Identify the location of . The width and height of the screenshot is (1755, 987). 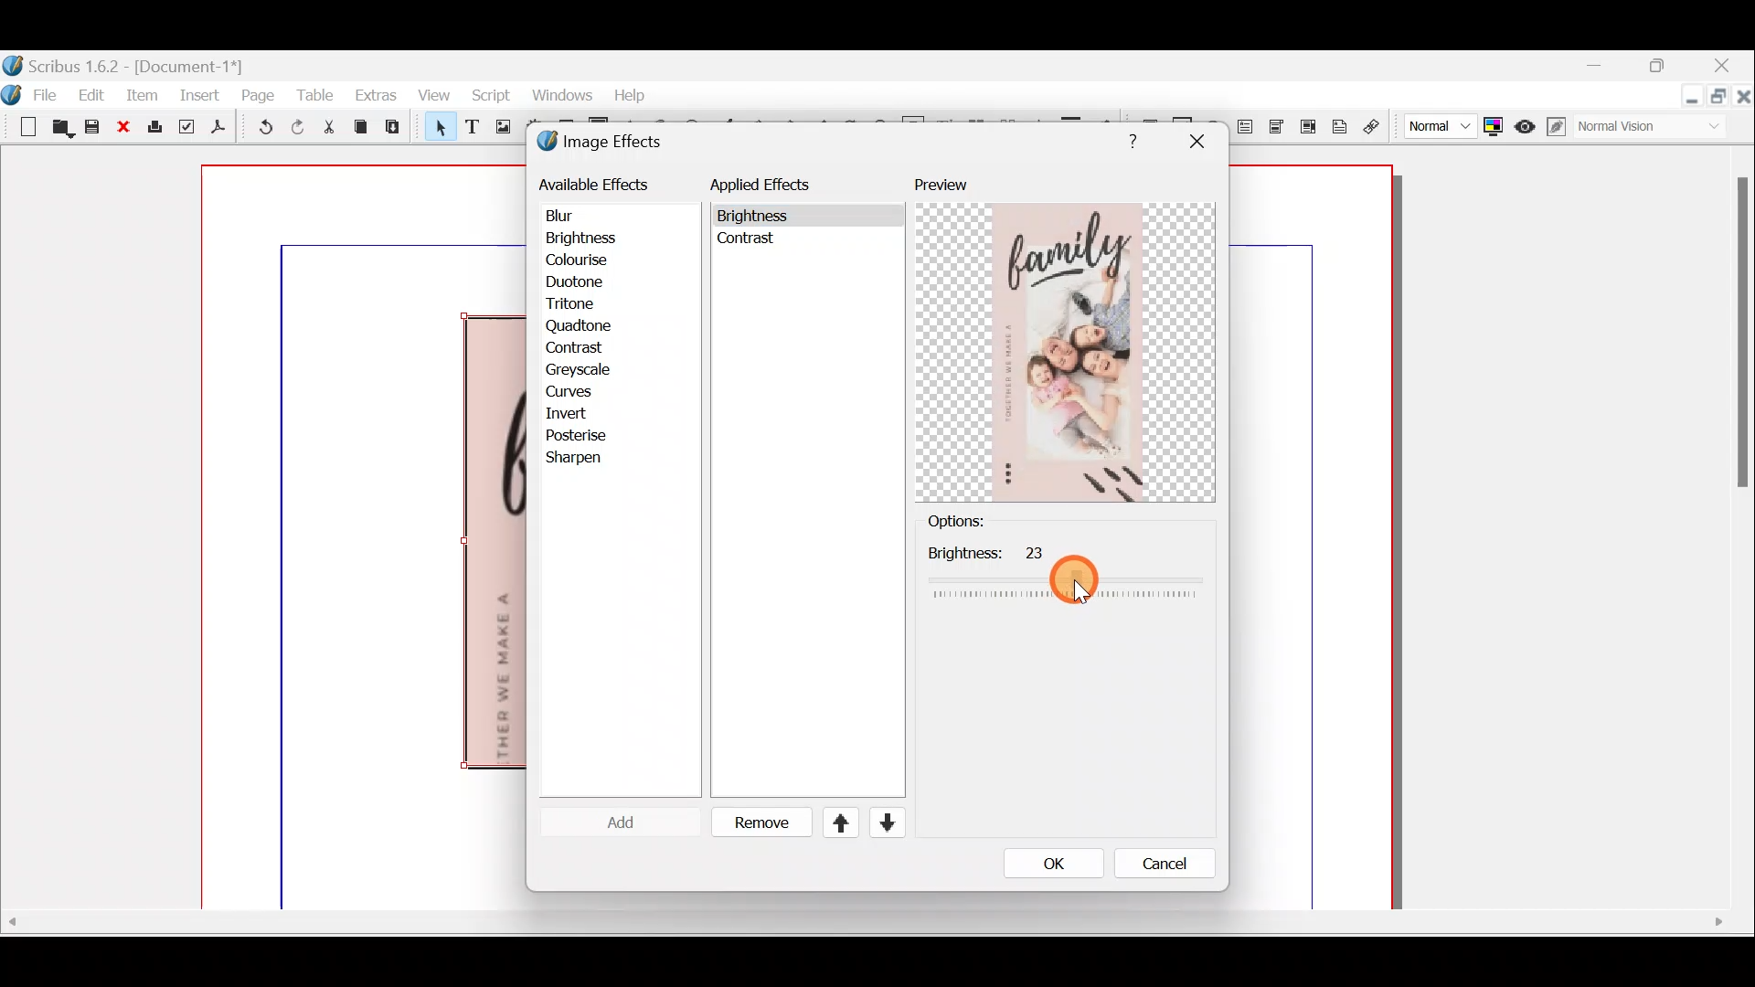
(1739, 341).